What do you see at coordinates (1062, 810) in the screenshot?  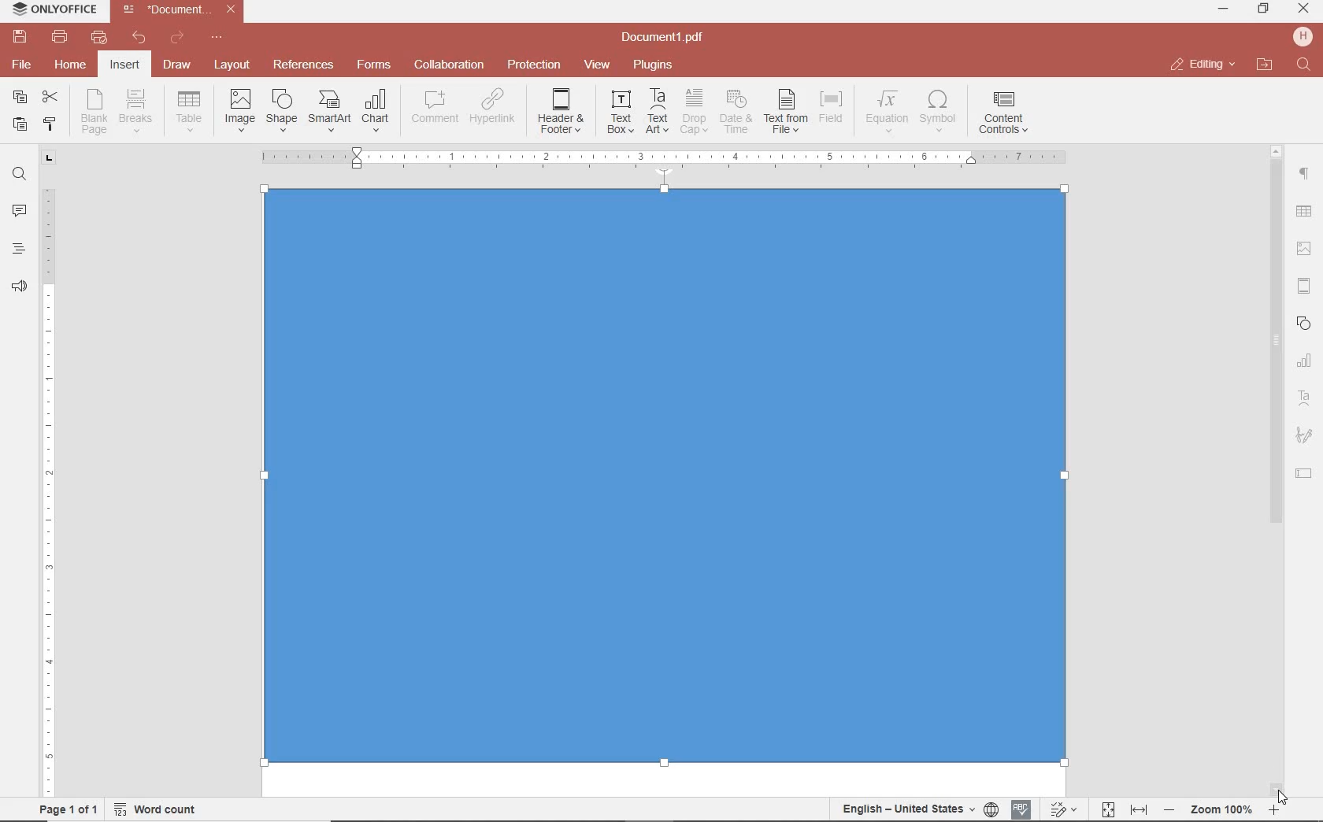 I see `track change` at bounding box center [1062, 810].